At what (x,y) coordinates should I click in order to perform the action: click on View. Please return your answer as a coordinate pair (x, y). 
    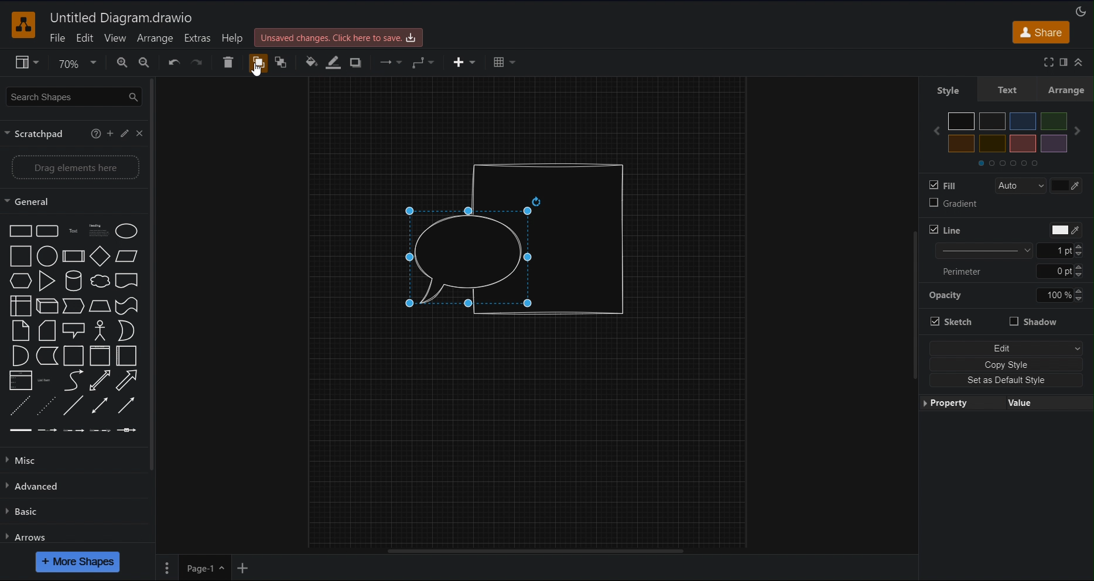
    Looking at the image, I should click on (116, 38).